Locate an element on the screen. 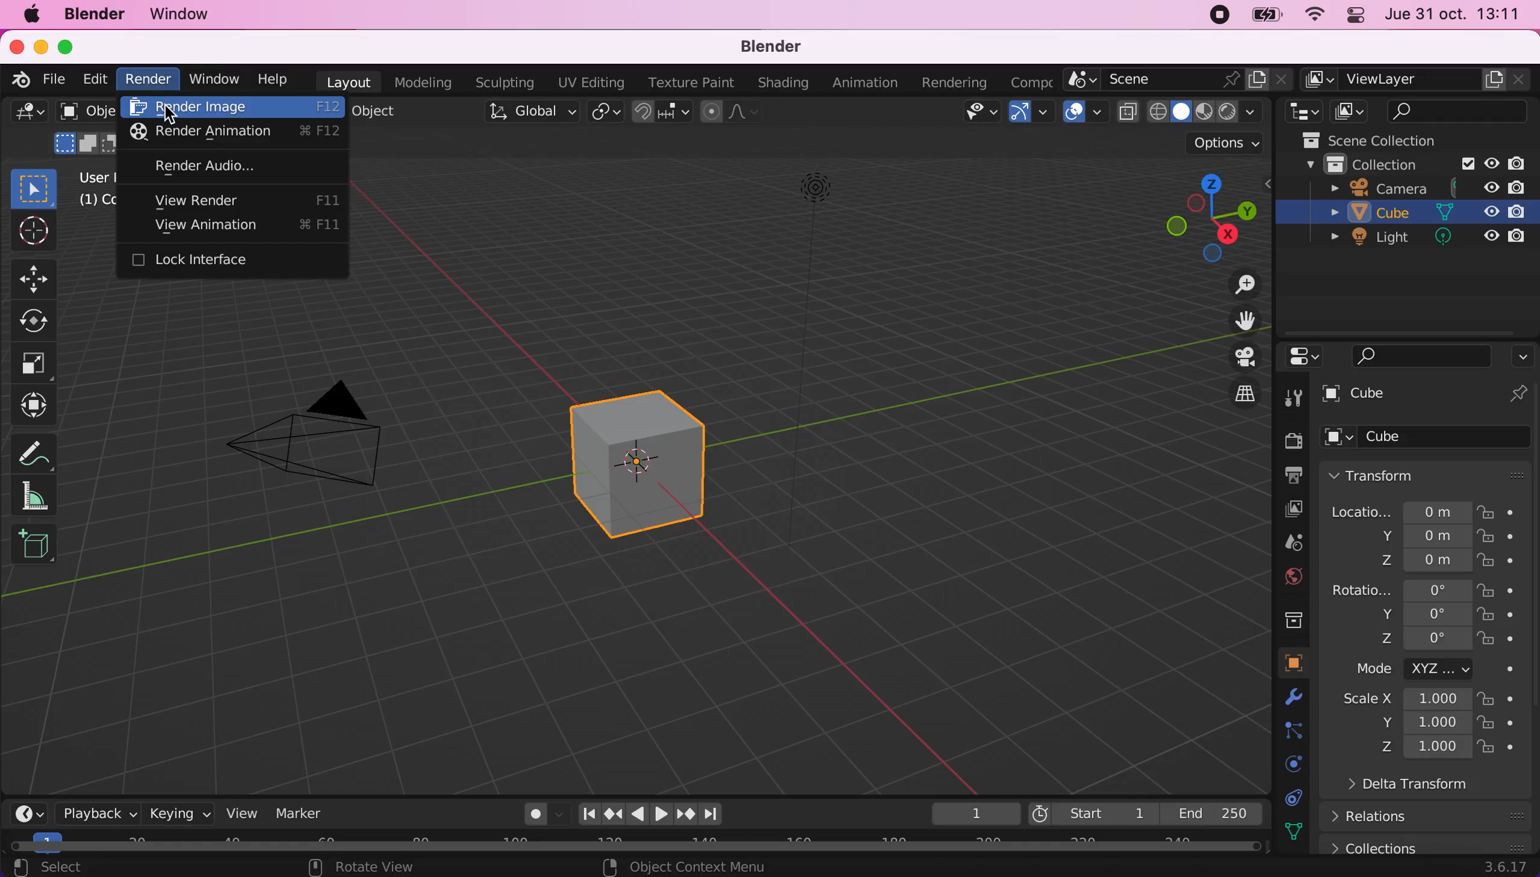  render is located at coordinates (1293, 442).